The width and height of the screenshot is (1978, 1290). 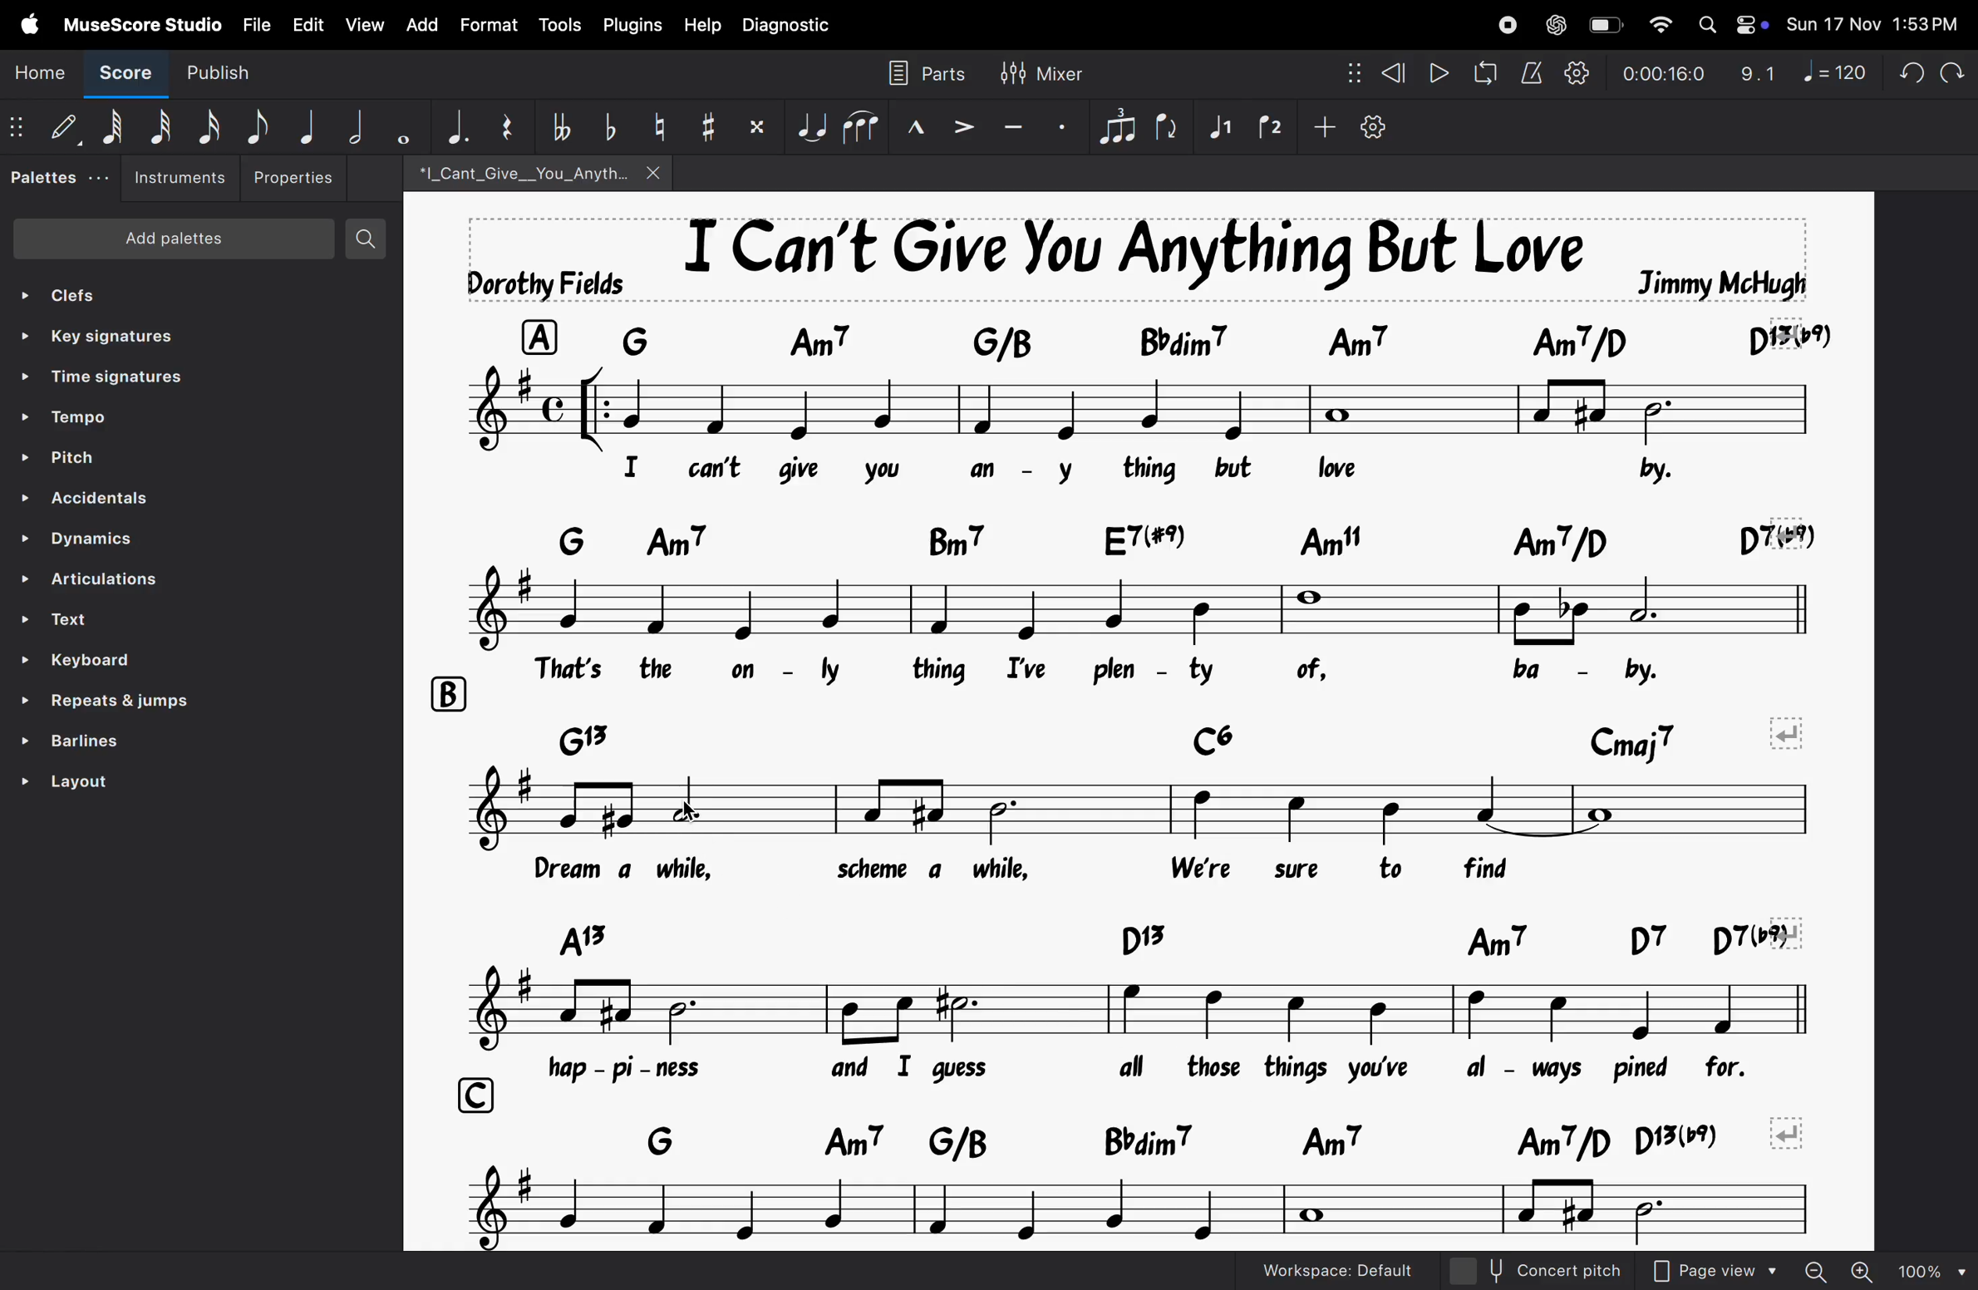 I want to click on help, so click(x=701, y=27).